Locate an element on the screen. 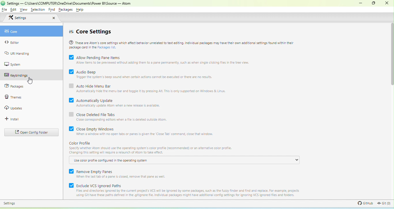  use color profile configured in the operating system is located at coordinates (111, 160).